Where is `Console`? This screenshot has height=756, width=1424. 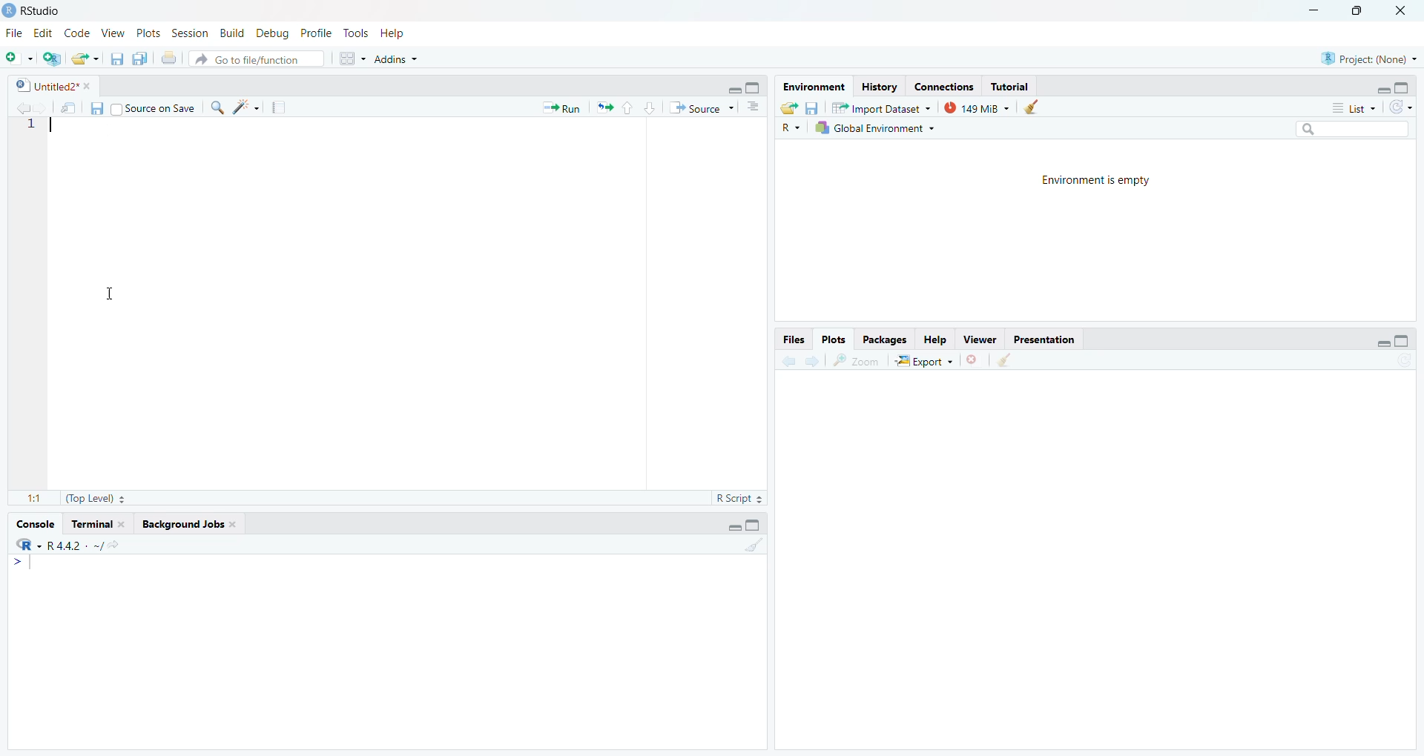
Console is located at coordinates (33, 525).